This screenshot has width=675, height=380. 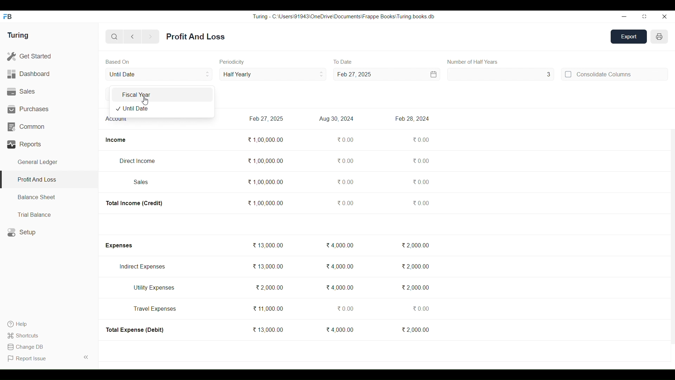 What do you see at coordinates (161, 109) in the screenshot?
I see `Until Date` at bounding box center [161, 109].